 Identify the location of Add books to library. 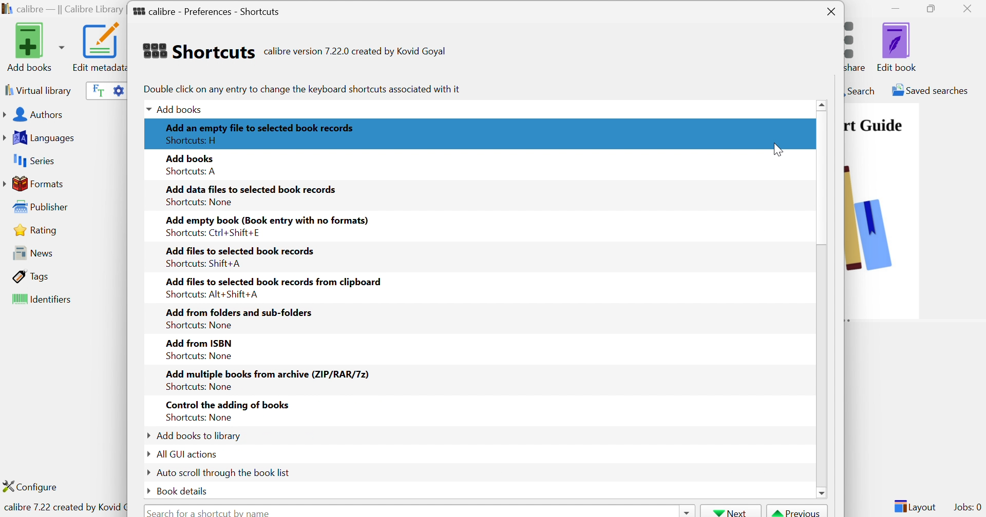
(200, 436).